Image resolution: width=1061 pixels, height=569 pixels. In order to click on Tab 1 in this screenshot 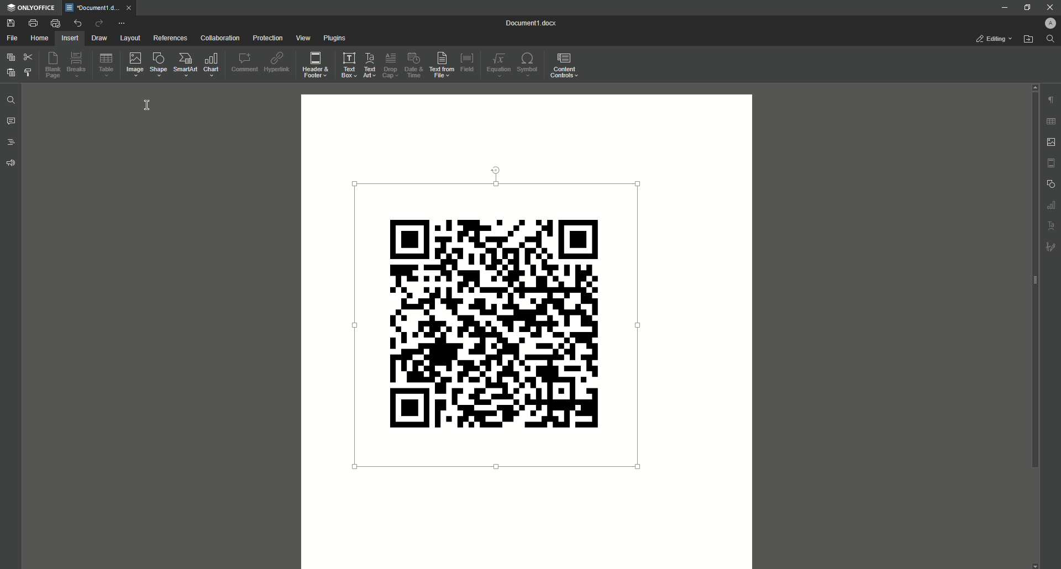, I will do `click(102, 8)`.